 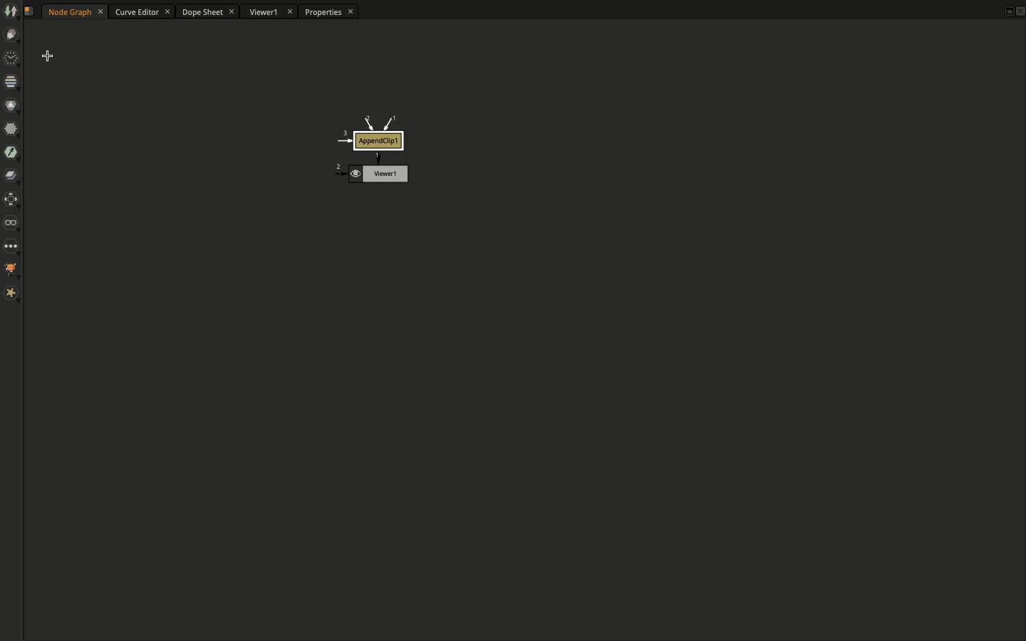 What do you see at coordinates (11, 129) in the screenshot?
I see `Filter` at bounding box center [11, 129].